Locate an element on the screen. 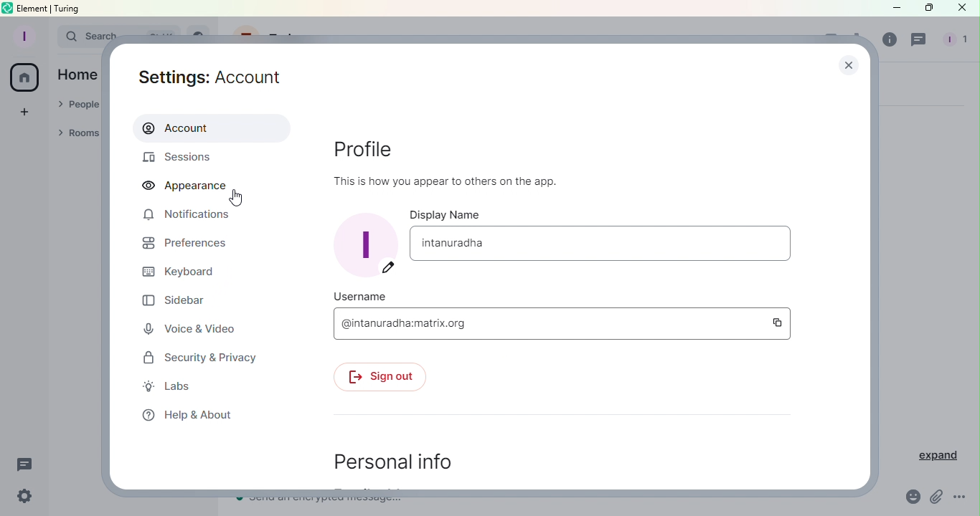  Rooms is located at coordinates (80, 135).